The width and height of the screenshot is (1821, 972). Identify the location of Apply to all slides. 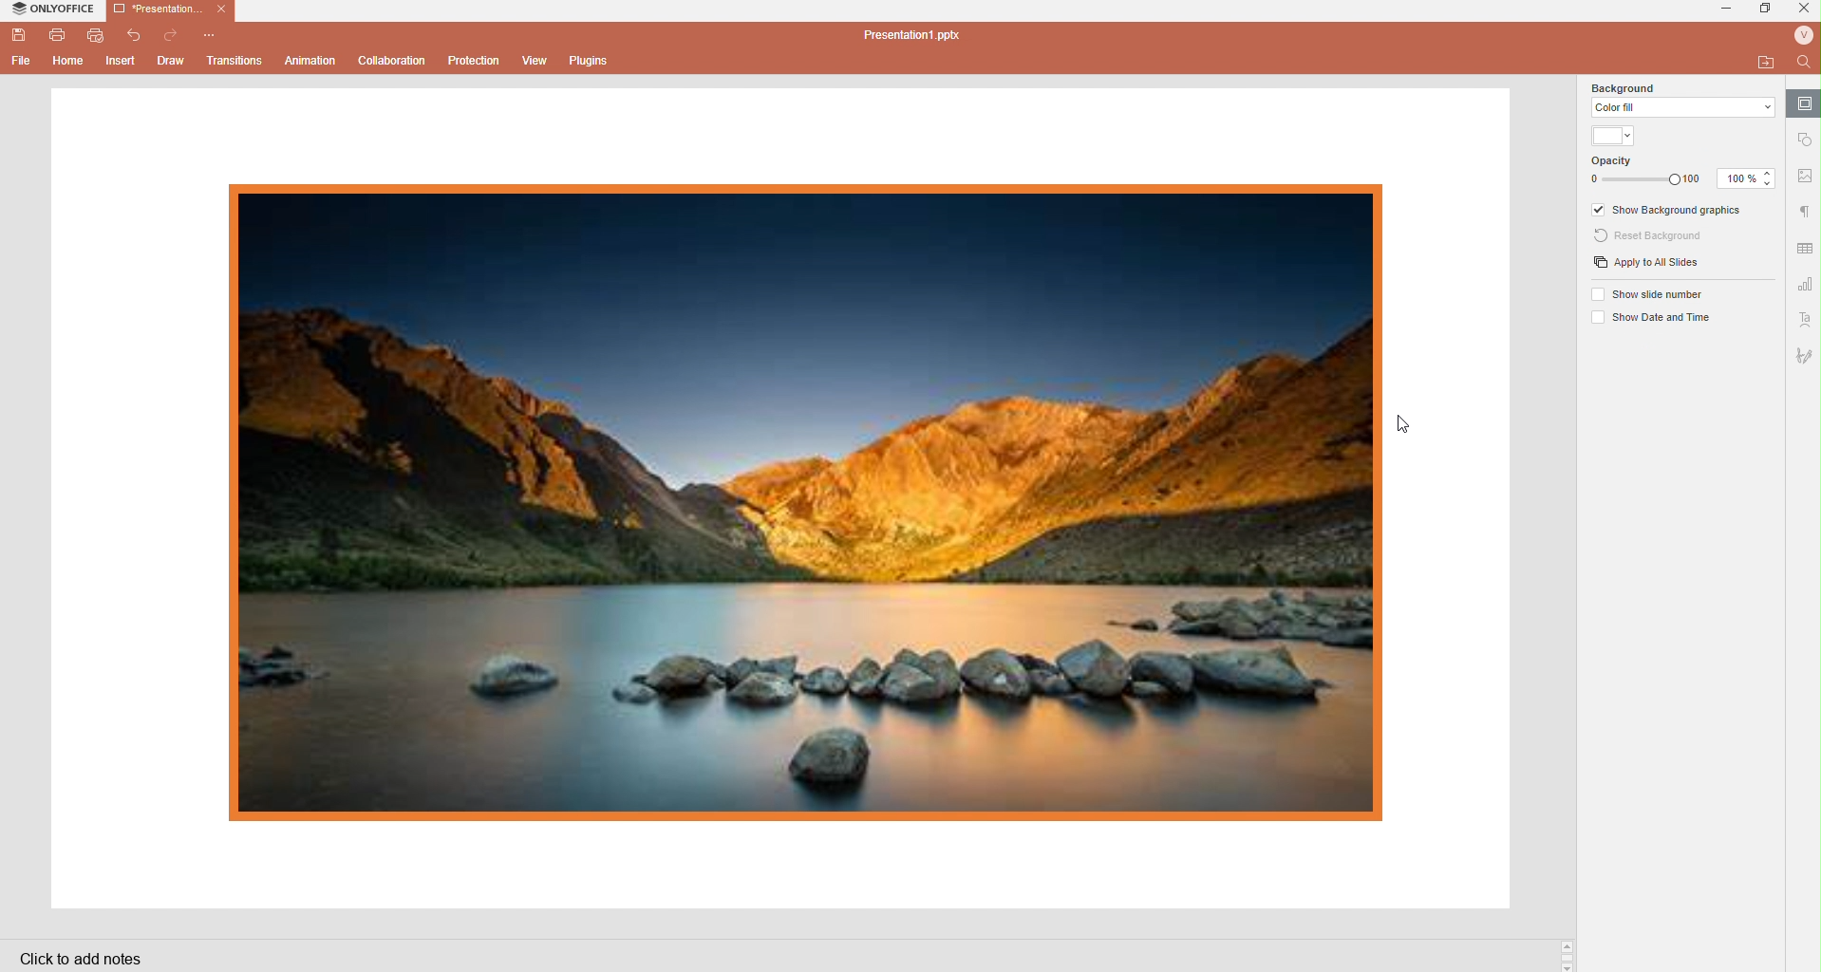
(1655, 265).